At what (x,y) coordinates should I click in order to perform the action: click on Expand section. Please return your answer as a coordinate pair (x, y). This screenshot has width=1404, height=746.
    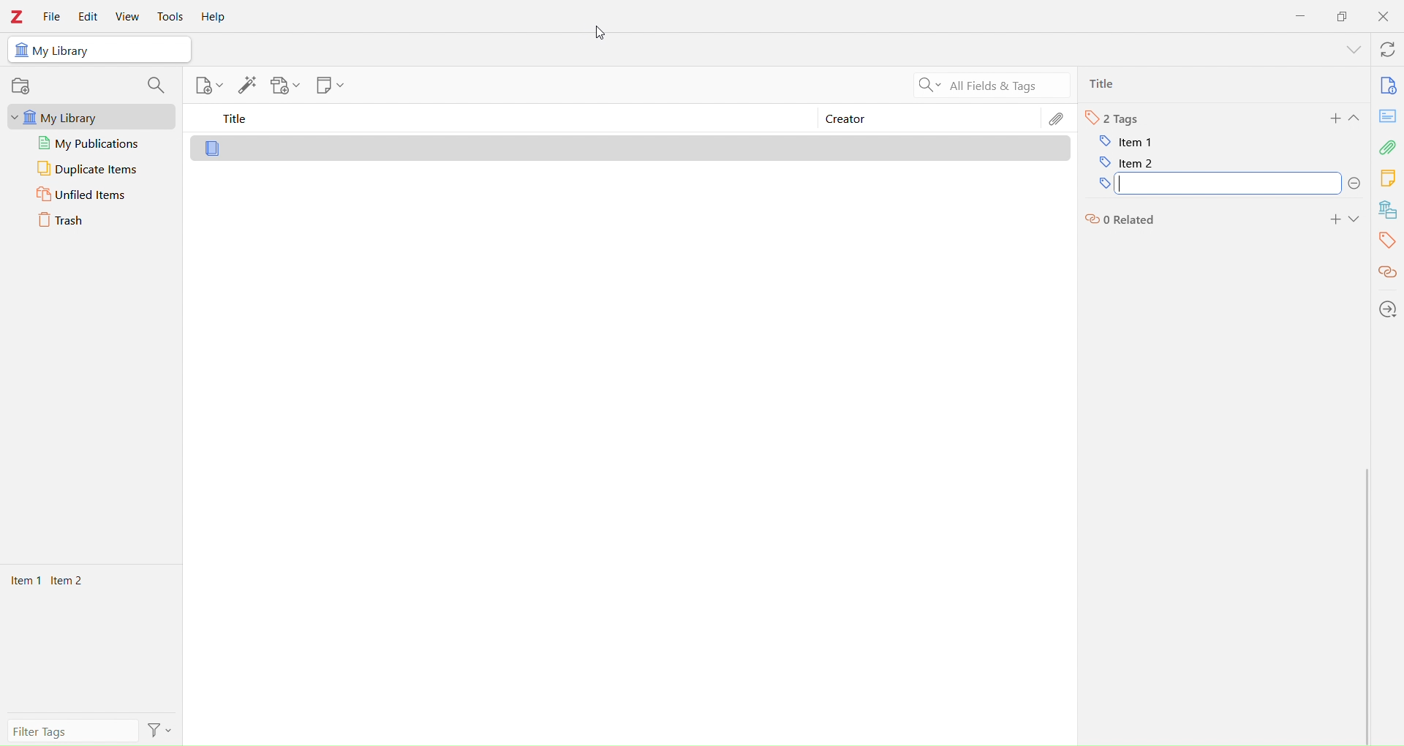
    Looking at the image, I should click on (1357, 217).